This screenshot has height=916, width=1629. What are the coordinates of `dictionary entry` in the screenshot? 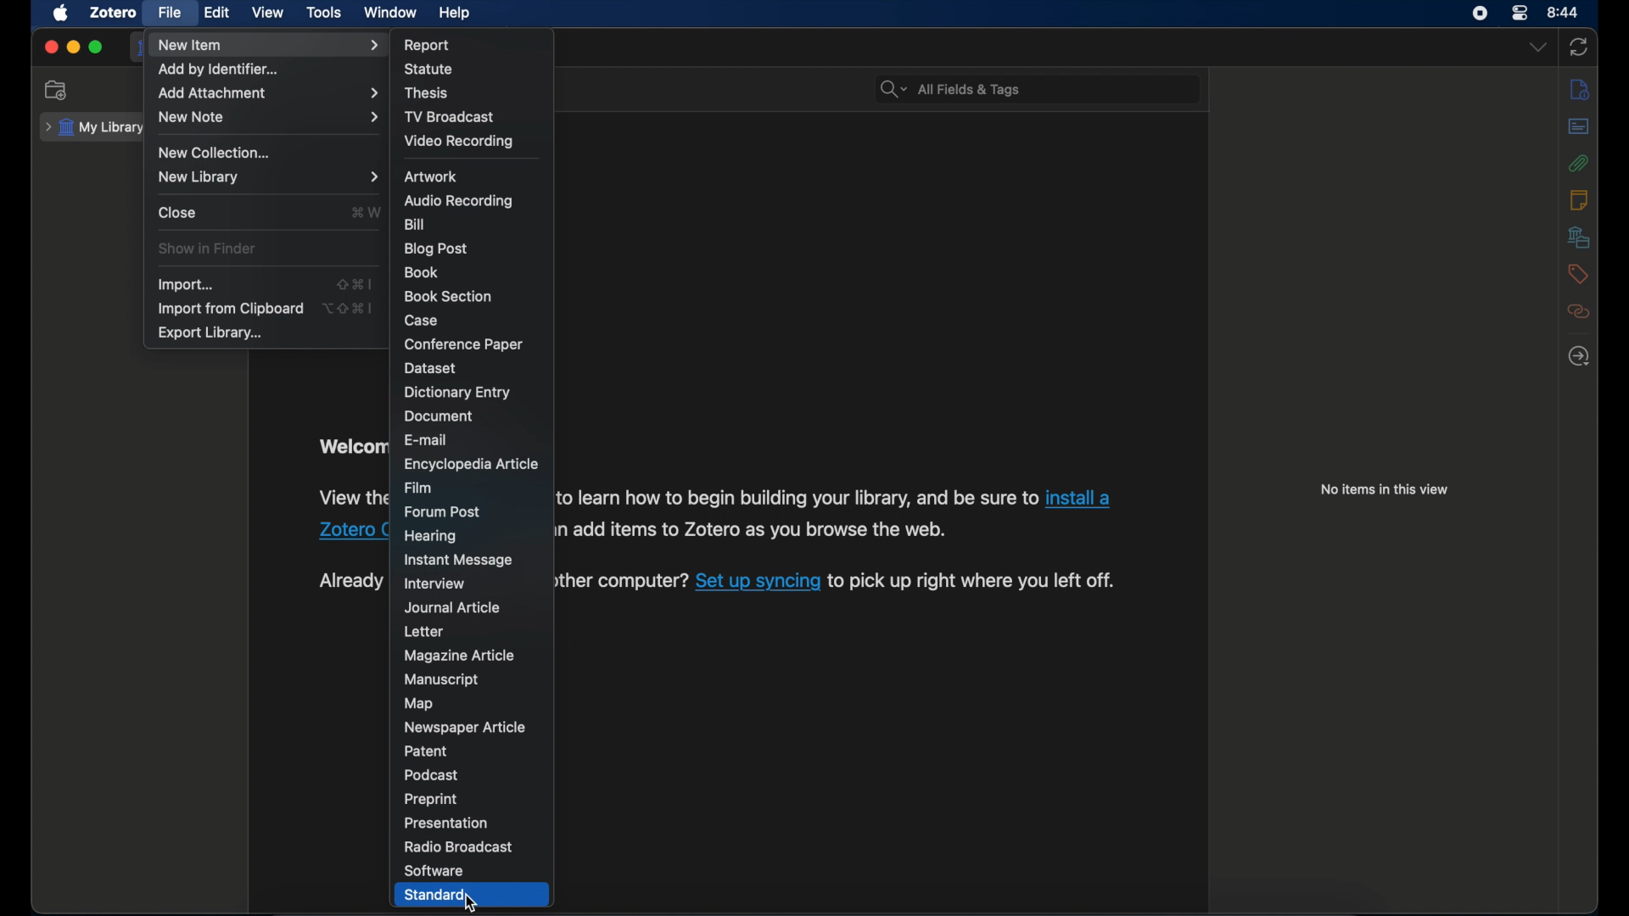 It's located at (457, 393).